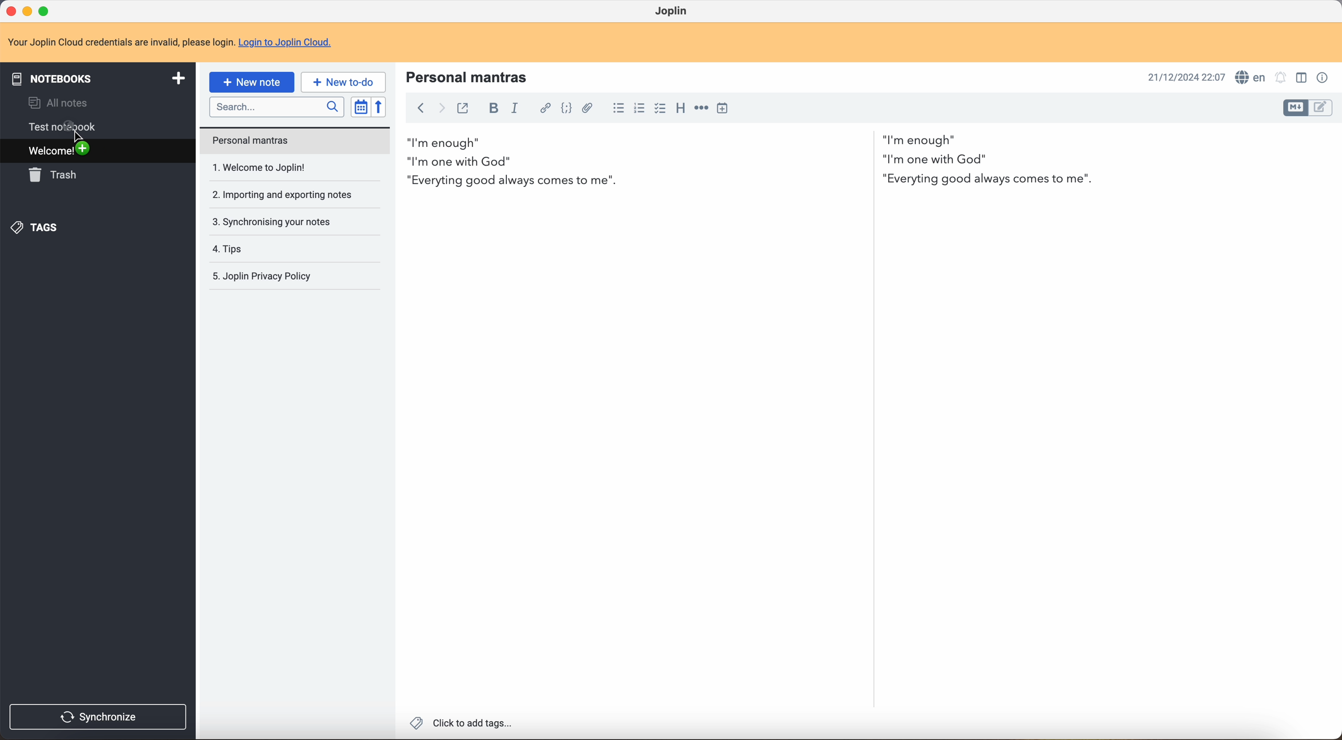 The height and width of the screenshot is (740, 1342). I want to click on attach file, so click(589, 109).